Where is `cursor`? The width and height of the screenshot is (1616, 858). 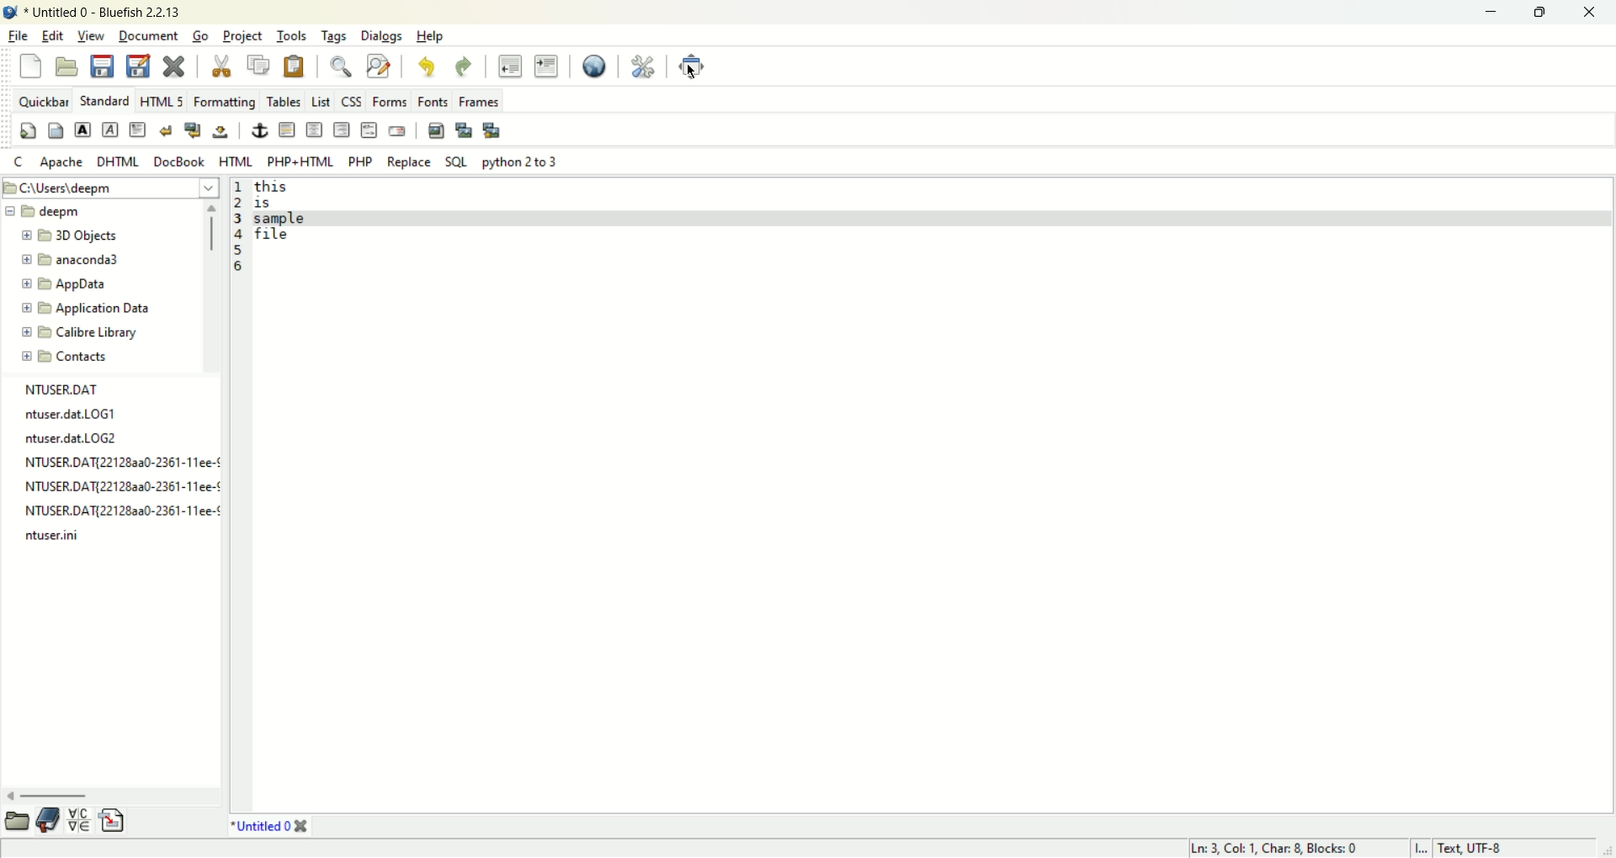 cursor is located at coordinates (700, 76).